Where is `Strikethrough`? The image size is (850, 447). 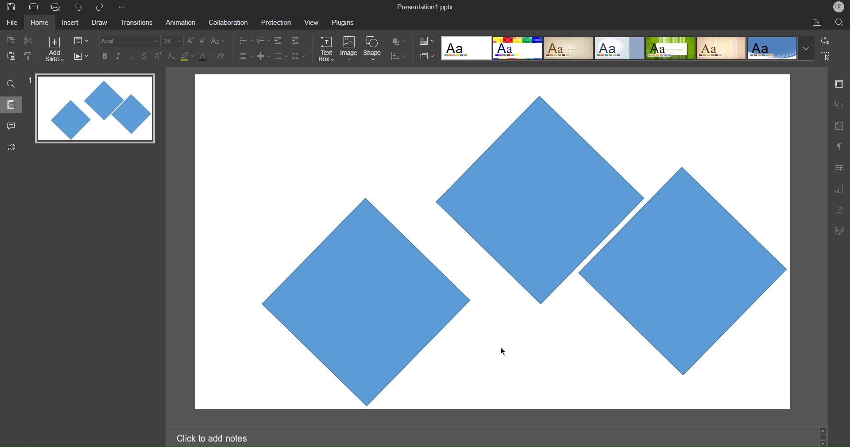
Strikethrough is located at coordinates (145, 56).